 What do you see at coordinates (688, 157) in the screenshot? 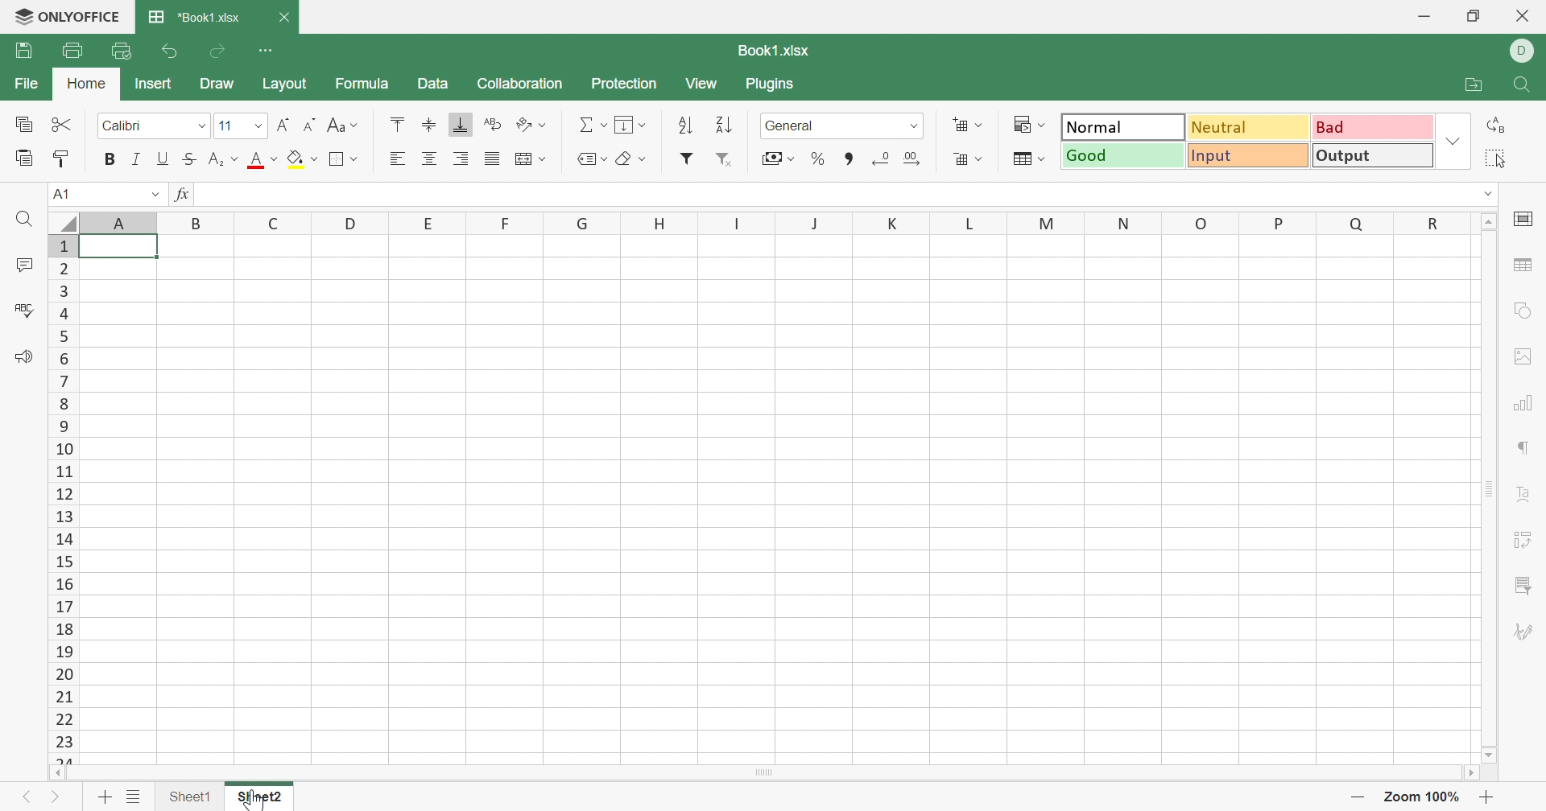
I see `Add filter` at bounding box center [688, 157].